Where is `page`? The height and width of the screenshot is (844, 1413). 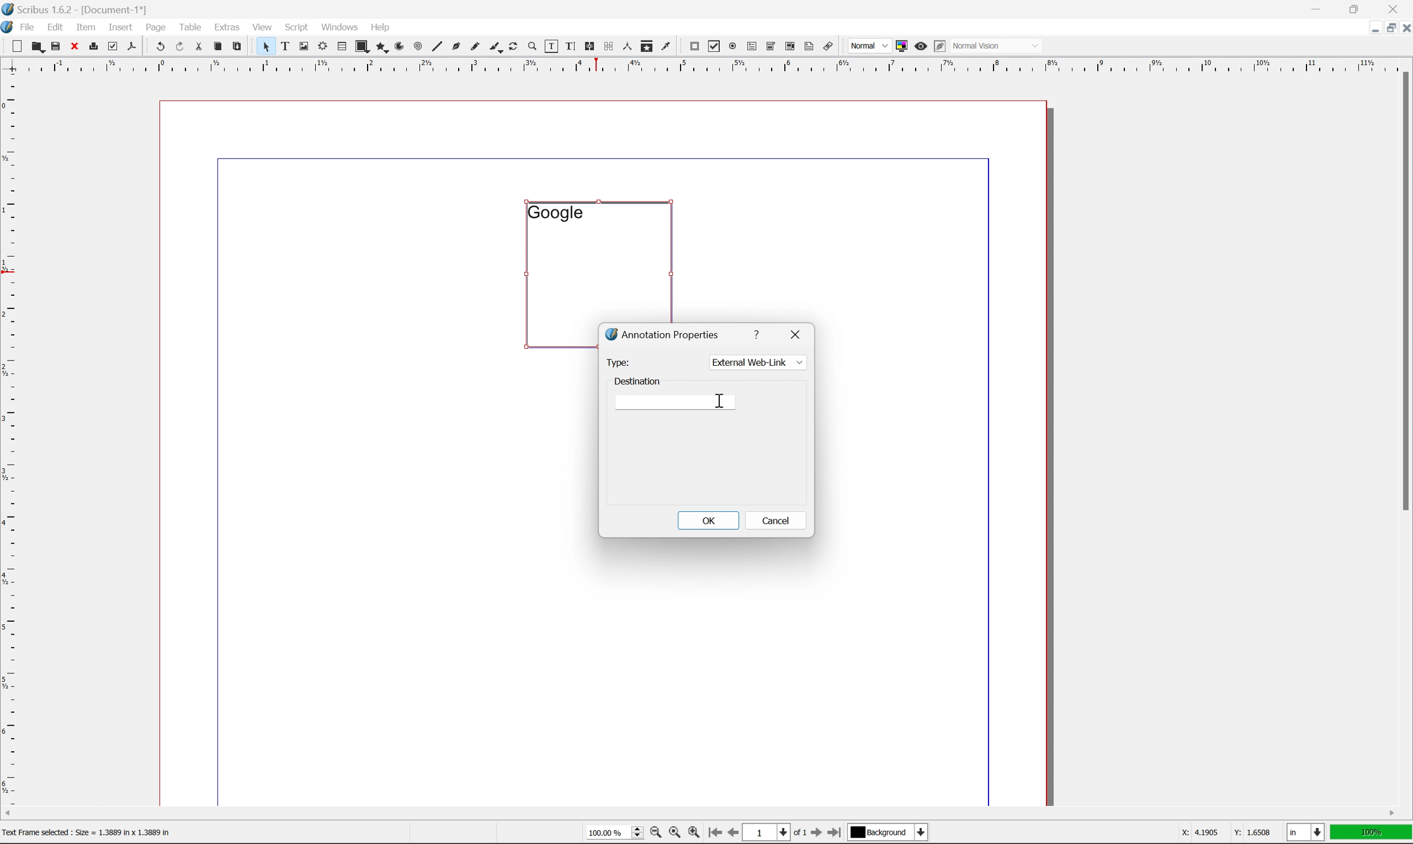 page is located at coordinates (156, 27).